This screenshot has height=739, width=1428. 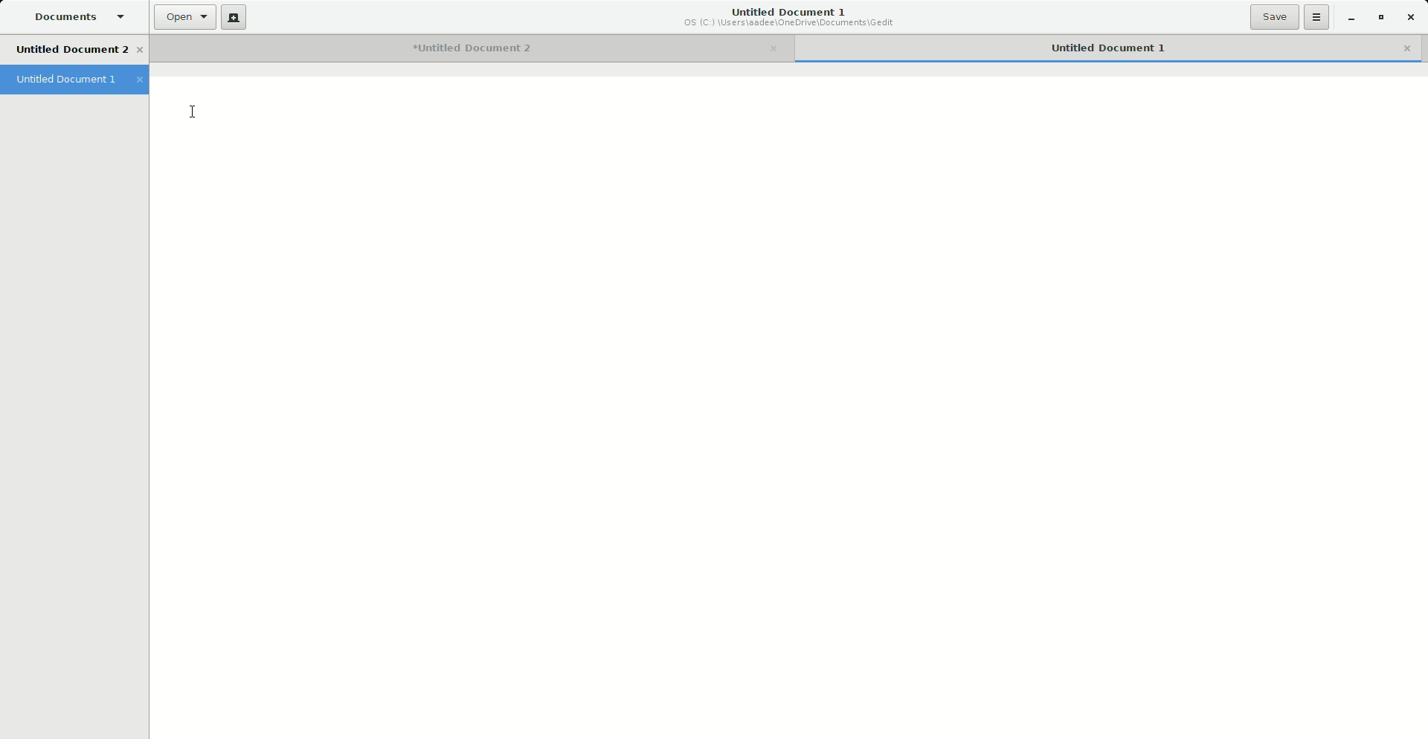 I want to click on Untitled Document 1, so click(x=74, y=78).